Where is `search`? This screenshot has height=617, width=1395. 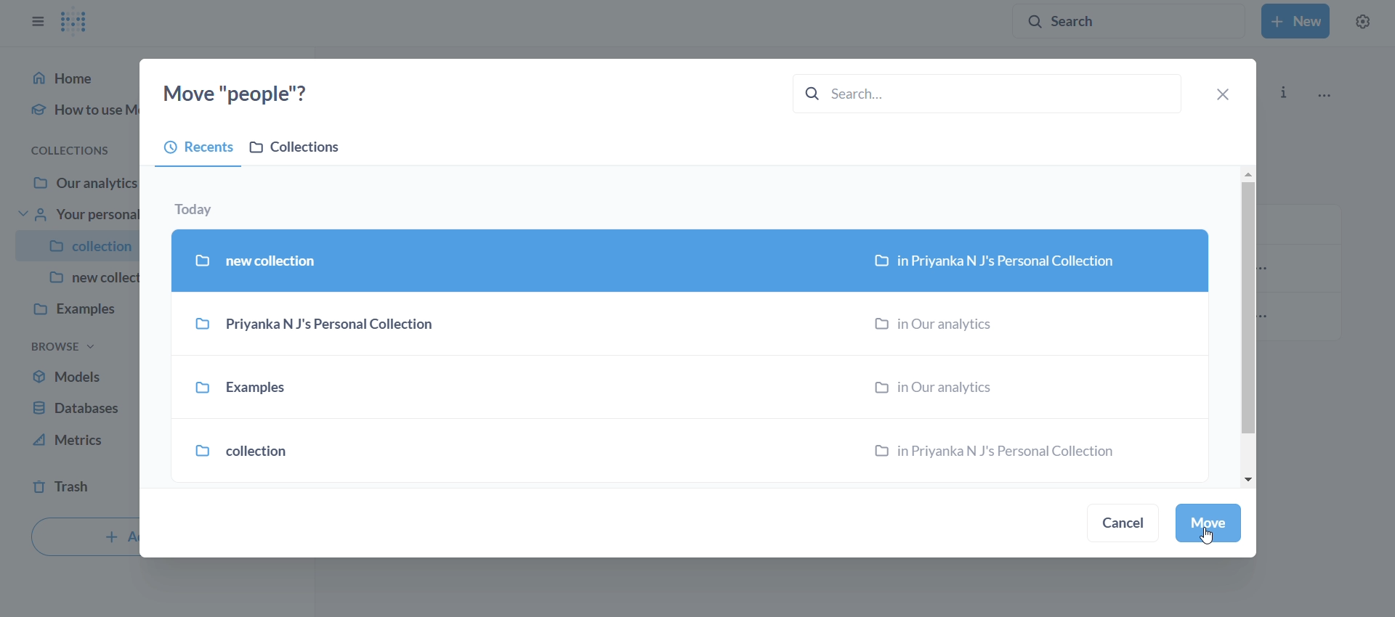
search is located at coordinates (1129, 23).